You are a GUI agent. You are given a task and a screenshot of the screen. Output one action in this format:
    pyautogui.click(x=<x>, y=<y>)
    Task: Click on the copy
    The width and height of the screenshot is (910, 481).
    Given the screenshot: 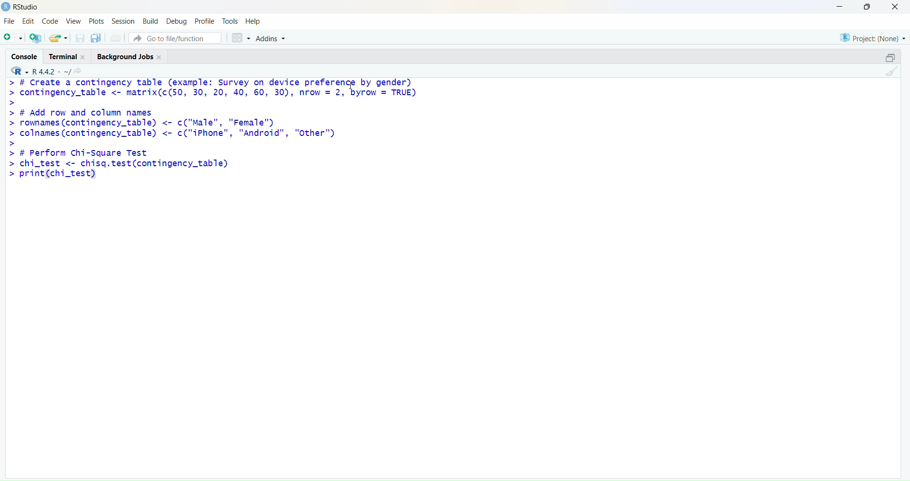 What is the action you would take?
    pyautogui.click(x=96, y=37)
    